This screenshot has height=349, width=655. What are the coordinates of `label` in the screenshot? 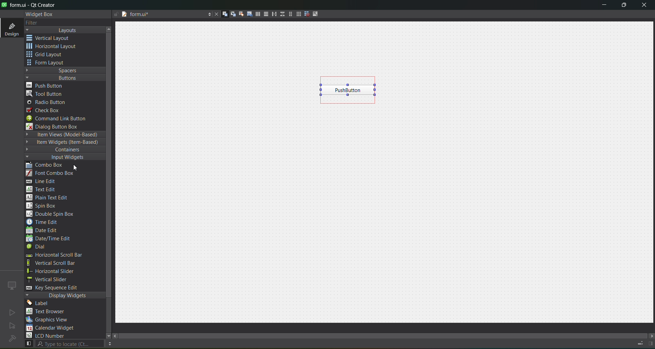 It's located at (40, 303).